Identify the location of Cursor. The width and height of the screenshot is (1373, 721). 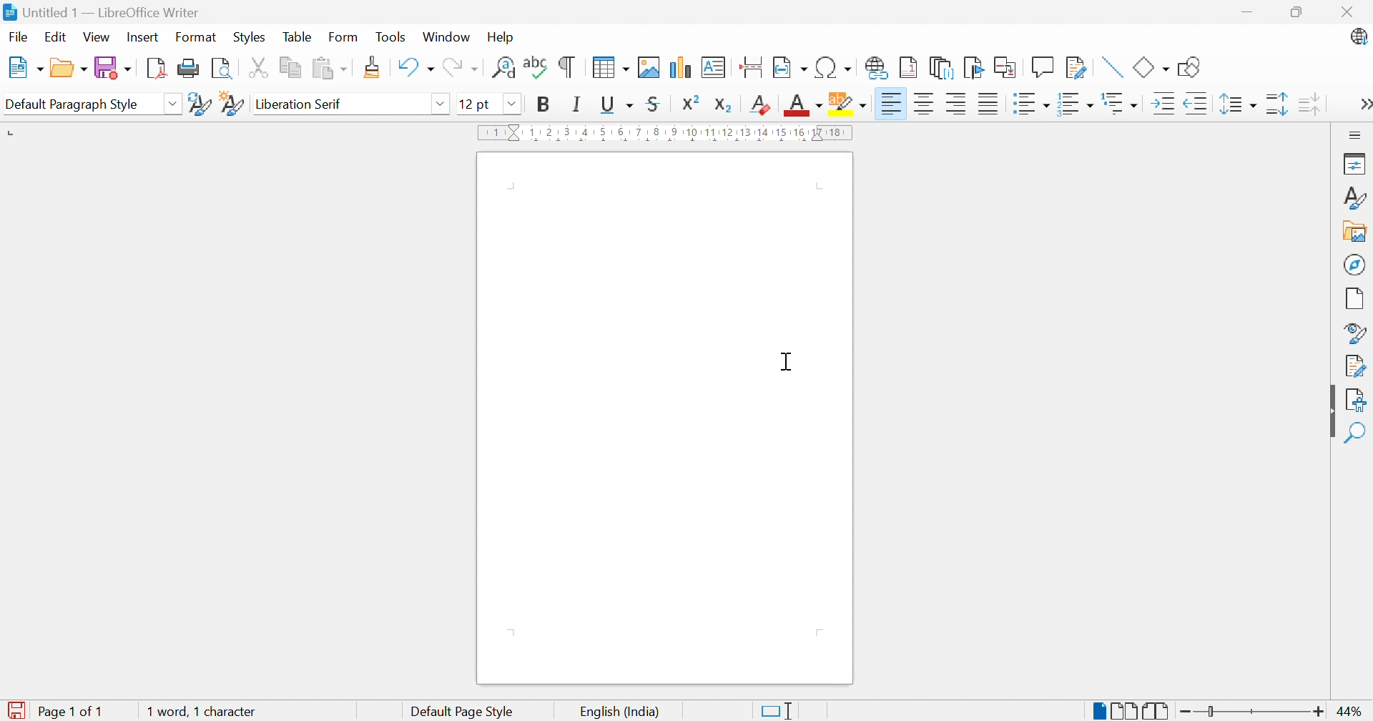
(785, 364).